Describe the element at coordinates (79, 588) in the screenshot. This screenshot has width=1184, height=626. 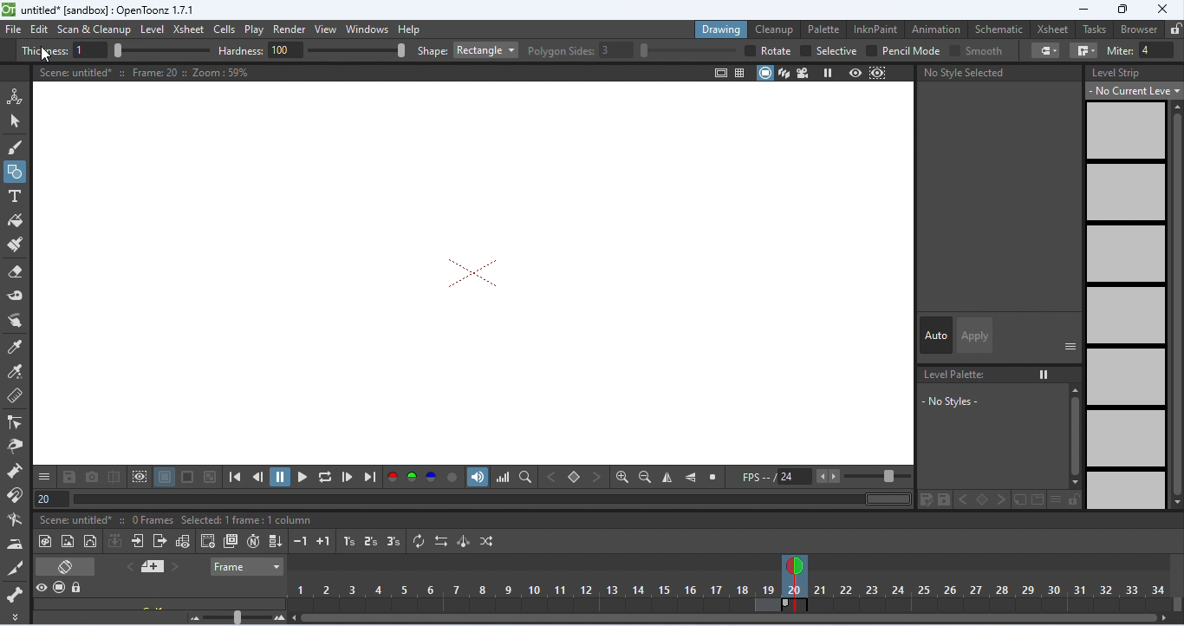
I see `lock toggle all` at that location.